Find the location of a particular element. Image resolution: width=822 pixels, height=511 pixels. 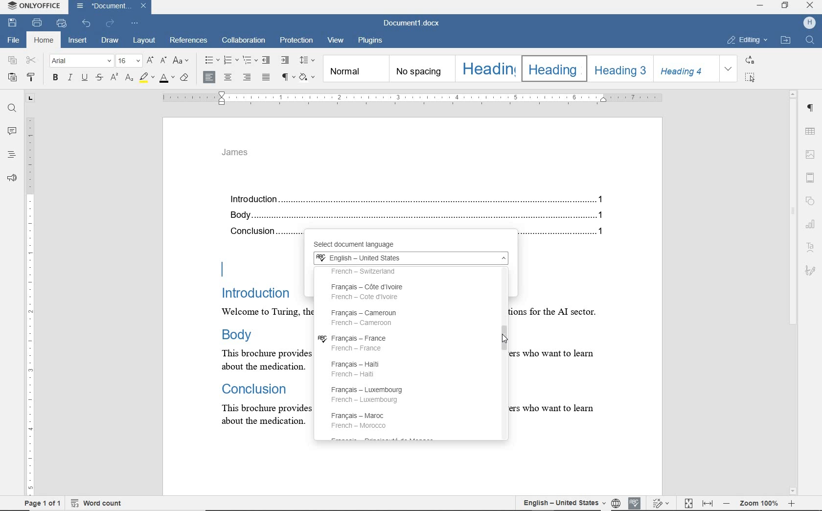

zoom out or zoom in is located at coordinates (761, 502).